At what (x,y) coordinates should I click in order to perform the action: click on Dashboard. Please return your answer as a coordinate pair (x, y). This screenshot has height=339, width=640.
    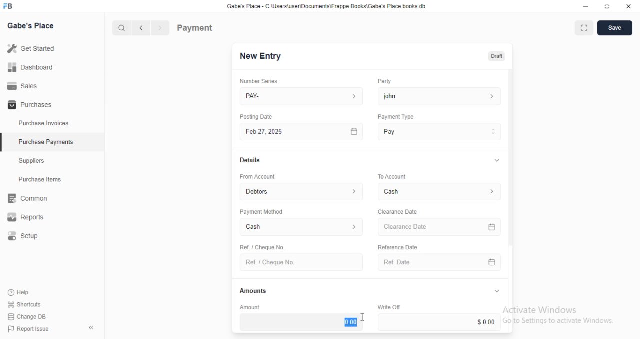
    Looking at the image, I should click on (30, 67).